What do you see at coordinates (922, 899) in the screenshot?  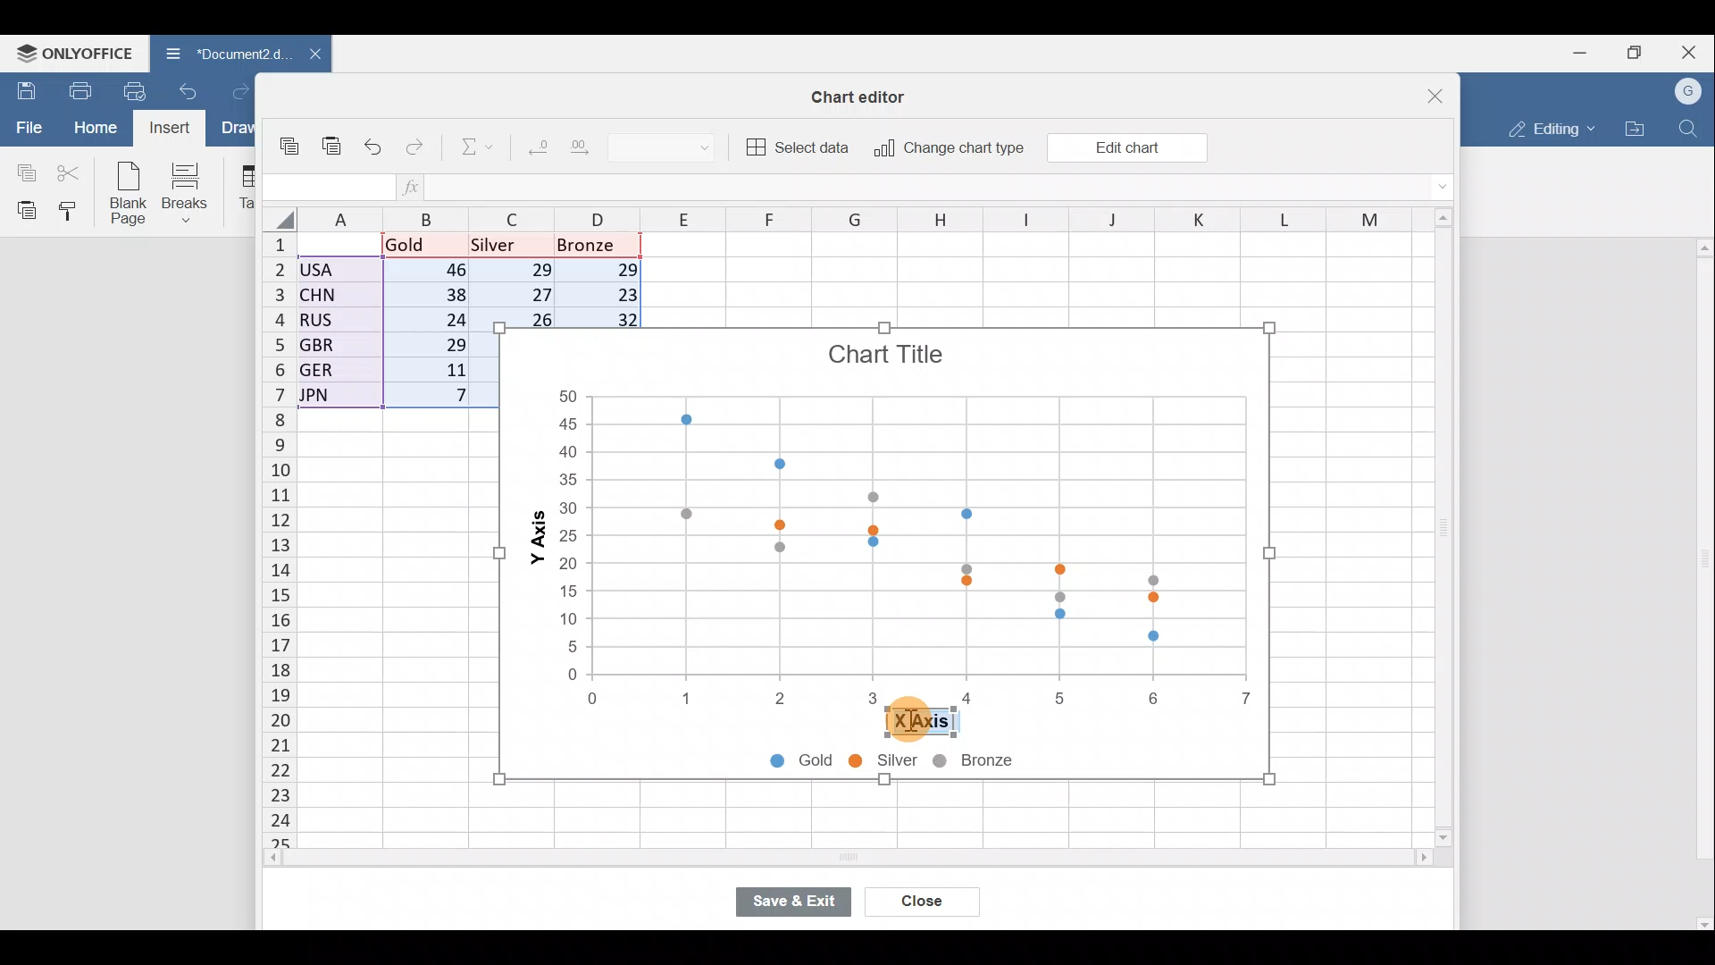 I see `Close` at bounding box center [922, 899].